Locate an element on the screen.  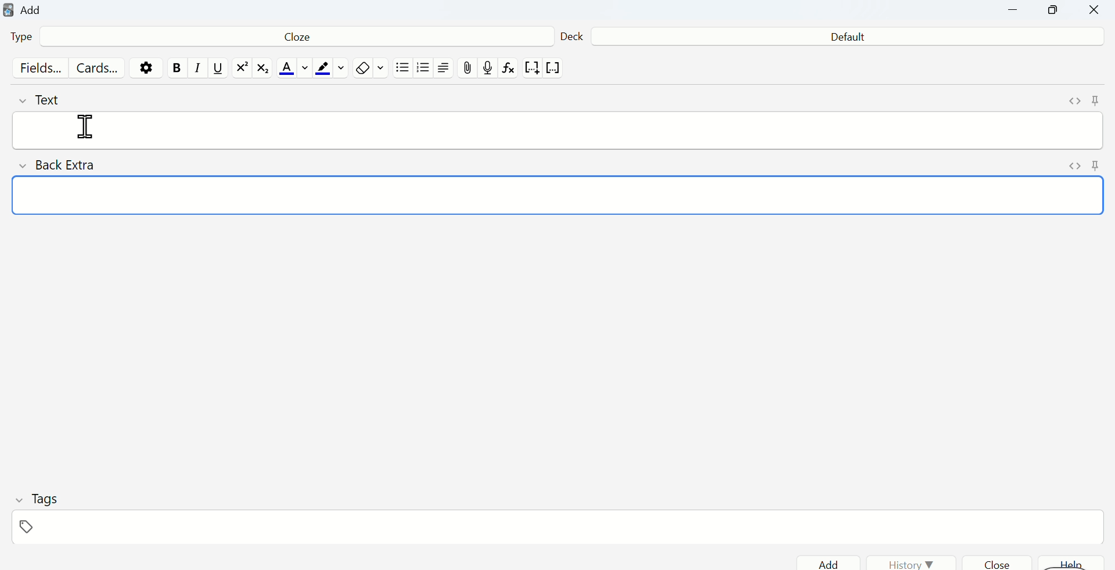
Default is located at coordinates (846, 38).